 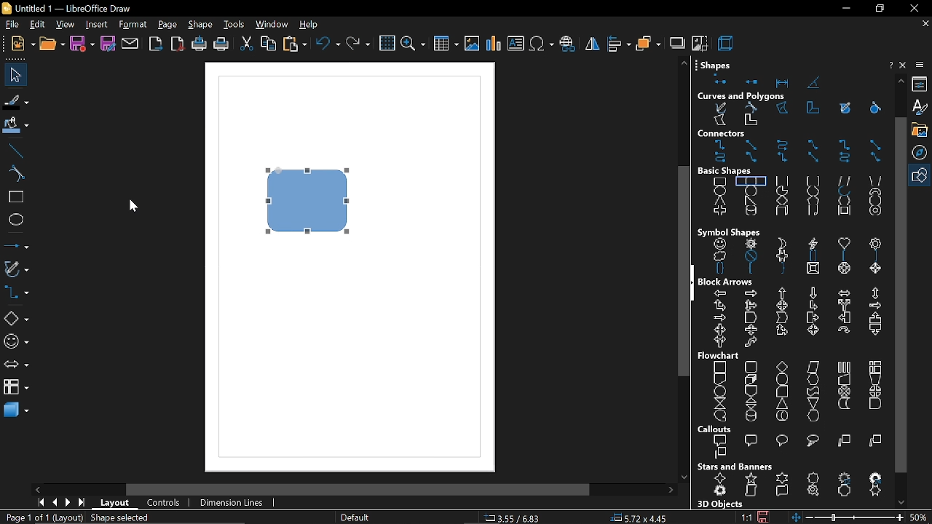 What do you see at coordinates (845, 9) in the screenshot?
I see `minimize` at bounding box center [845, 9].